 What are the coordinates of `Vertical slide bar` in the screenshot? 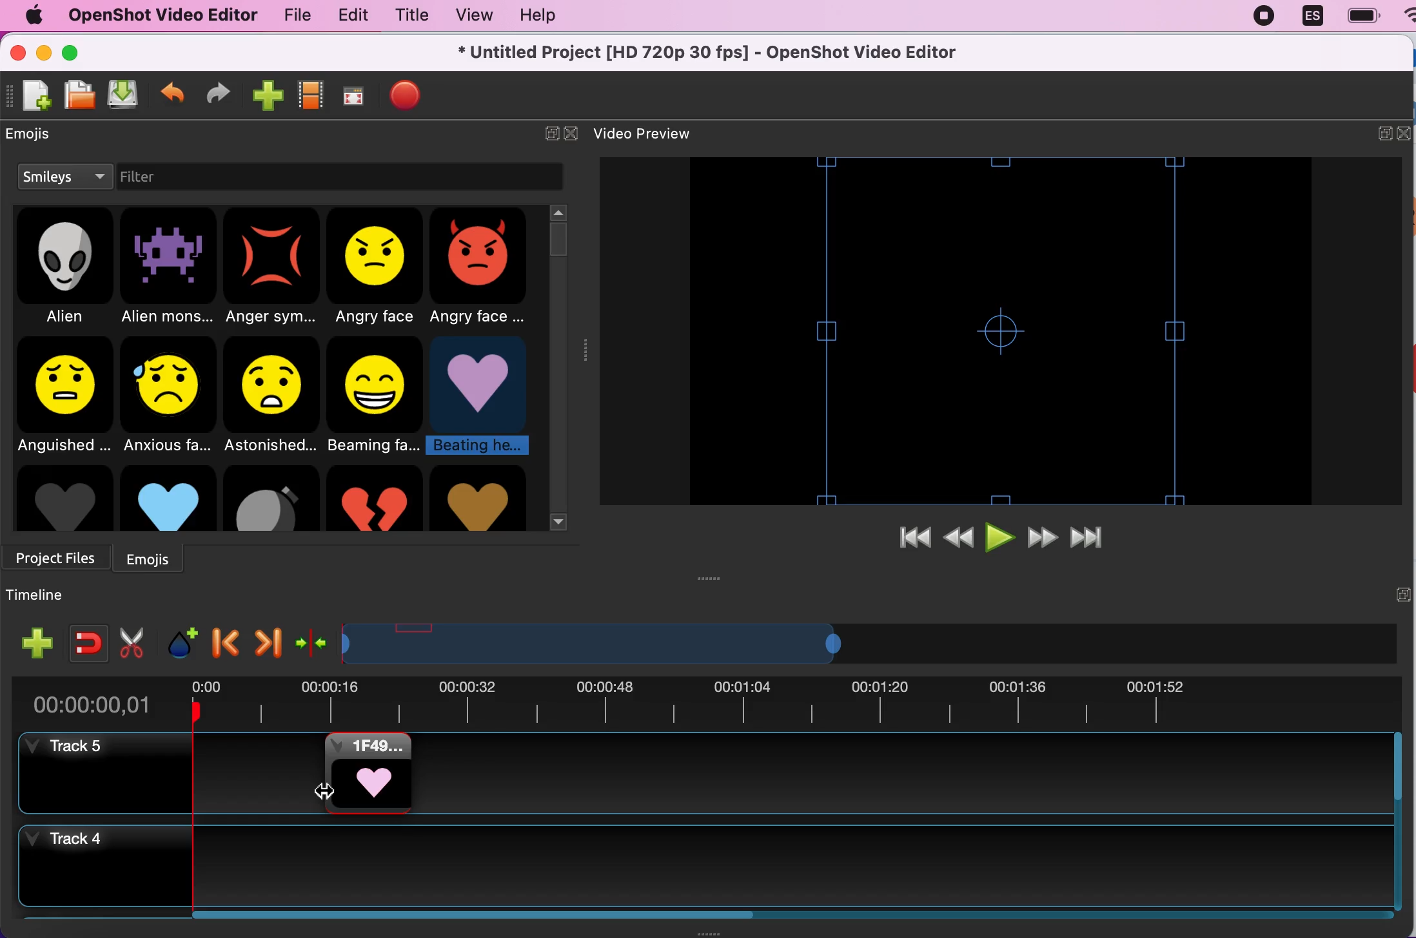 It's located at (1397, 821).